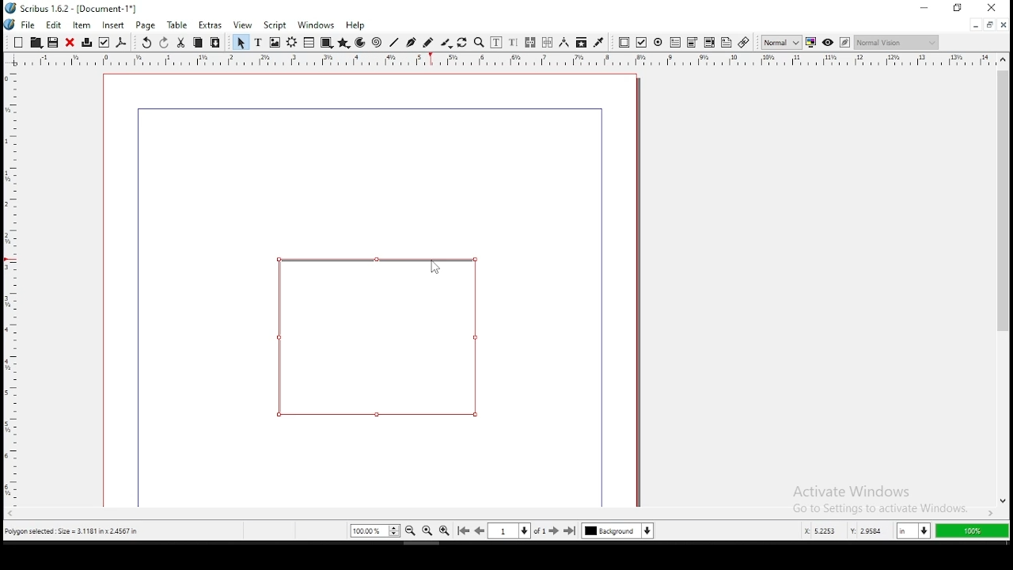  Describe the element at coordinates (555, 531) in the screenshot. I see `go to next page` at that location.